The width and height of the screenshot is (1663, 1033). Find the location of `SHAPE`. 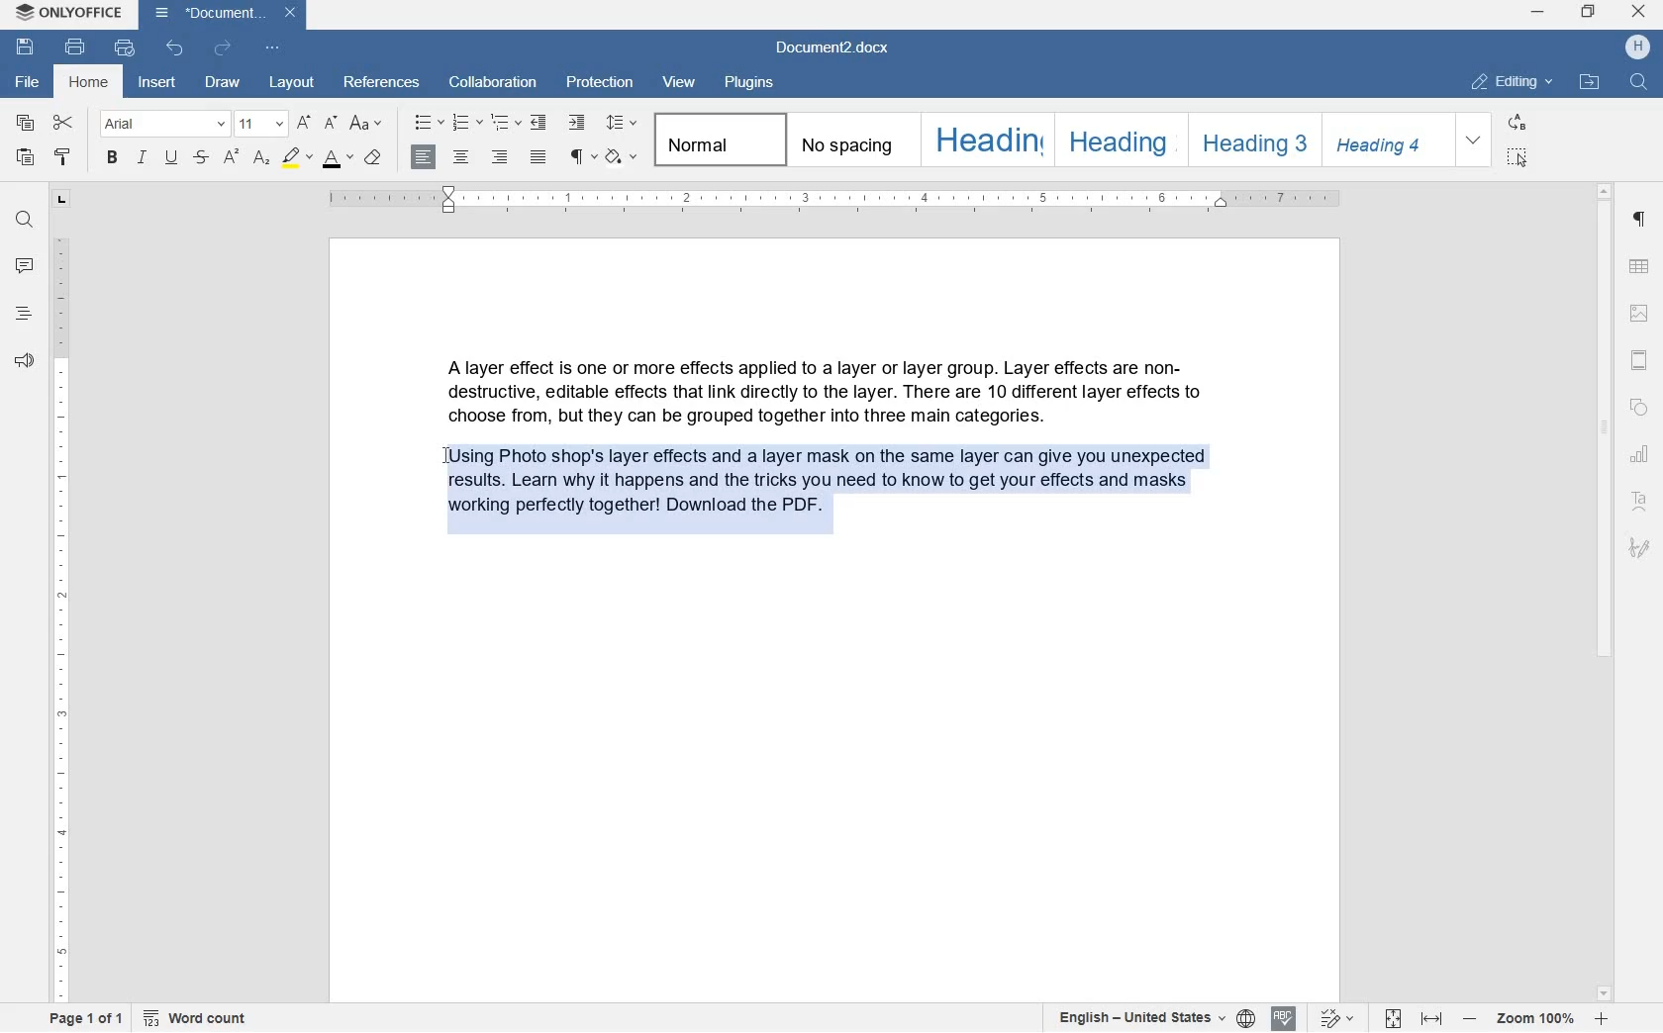

SHAPE is located at coordinates (1640, 410).